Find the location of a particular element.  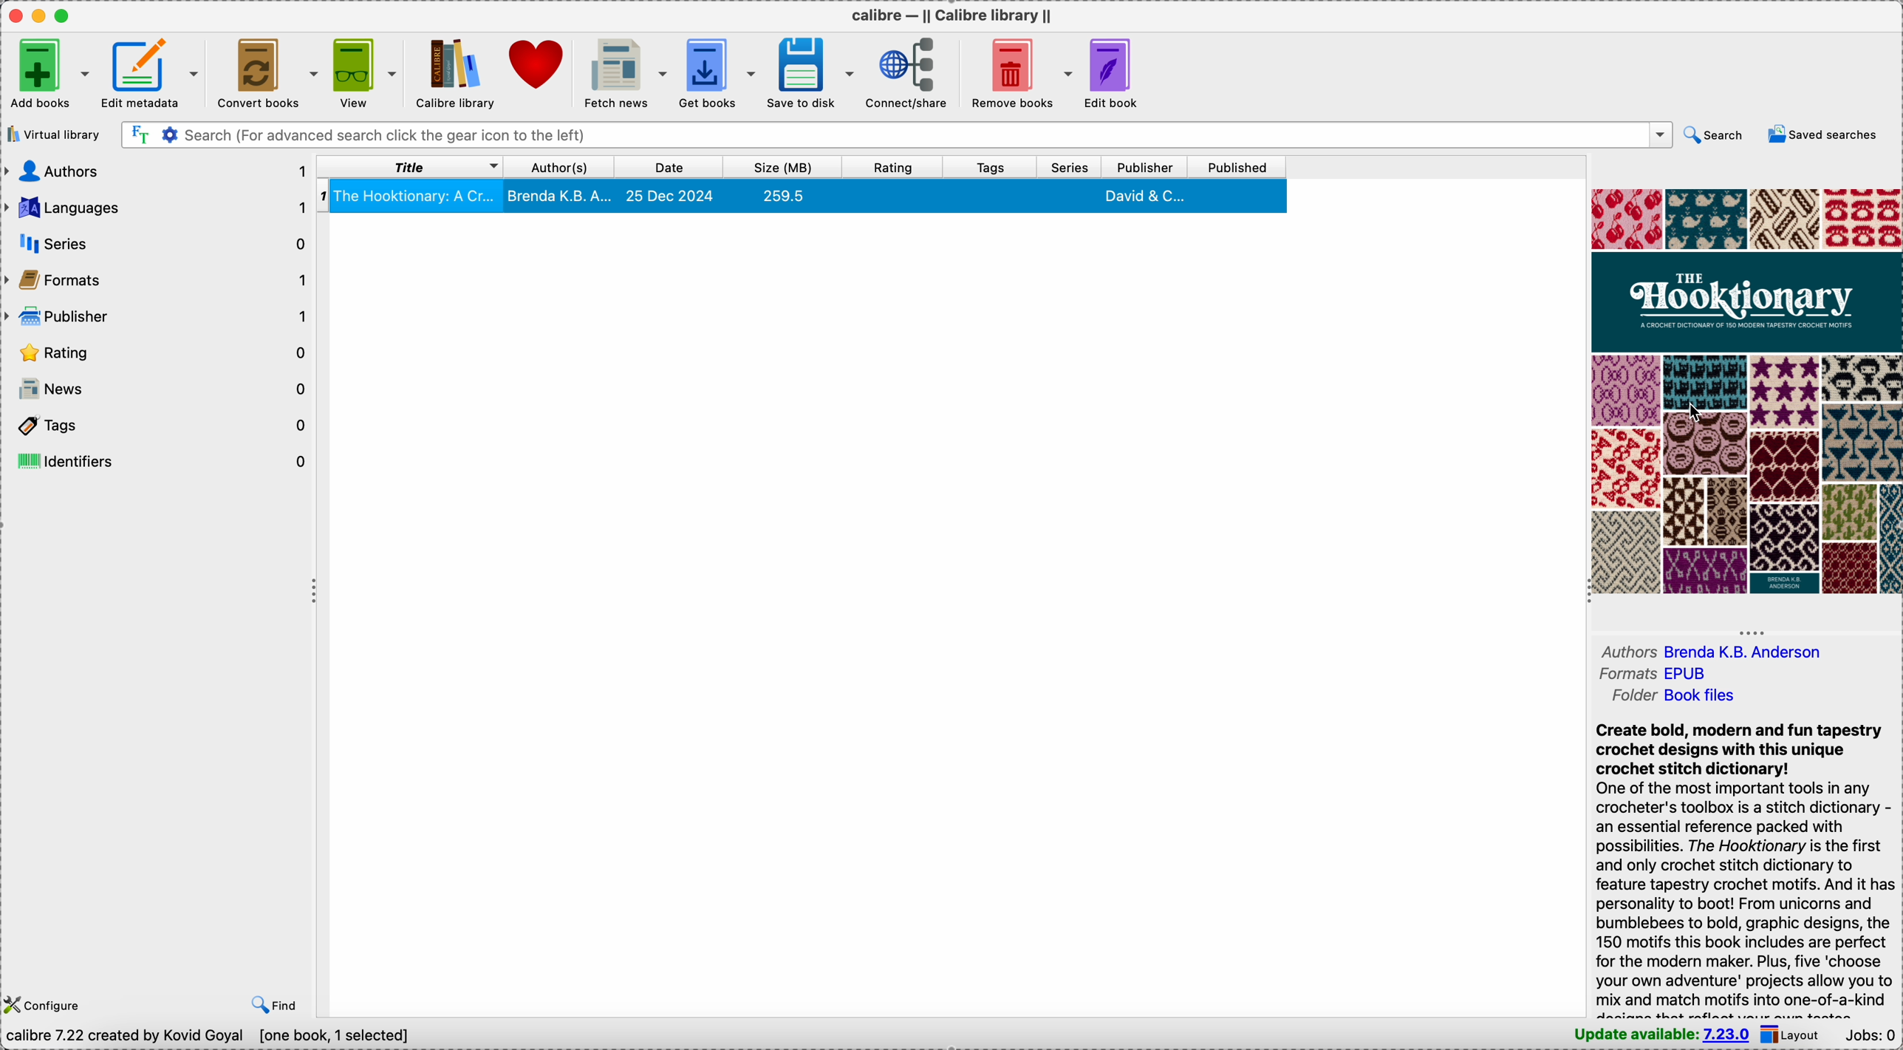

saved searches is located at coordinates (1826, 134).